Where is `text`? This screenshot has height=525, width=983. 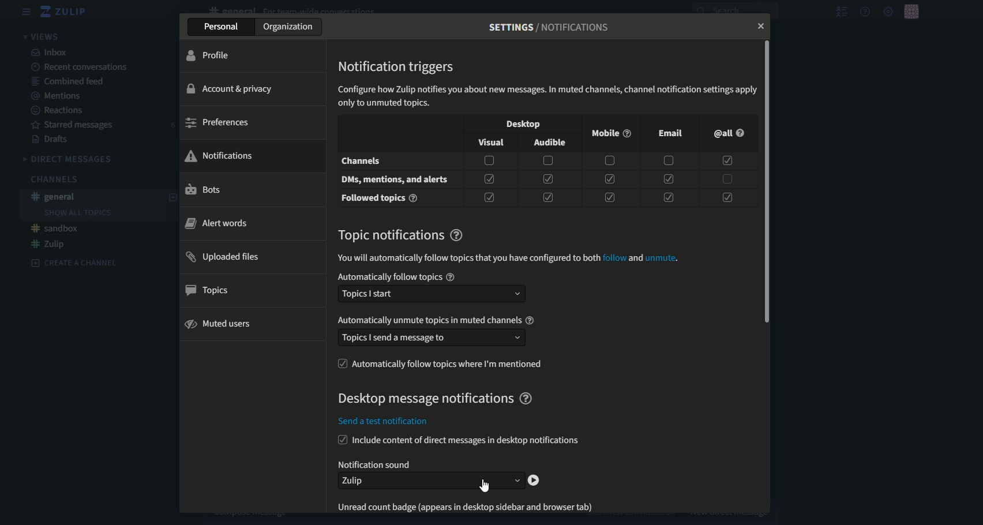
text is located at coordinates (550, 27).